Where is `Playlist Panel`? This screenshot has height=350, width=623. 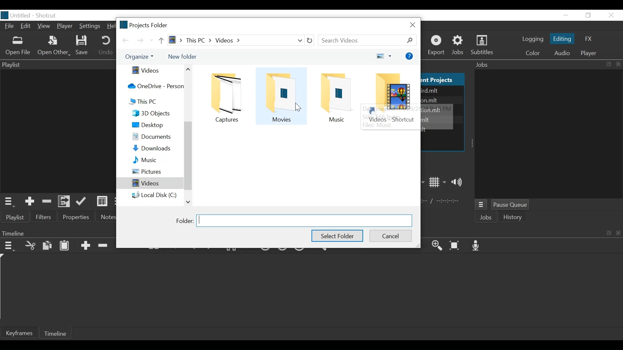 Playlist Panel is located at coordinates (57, 64).